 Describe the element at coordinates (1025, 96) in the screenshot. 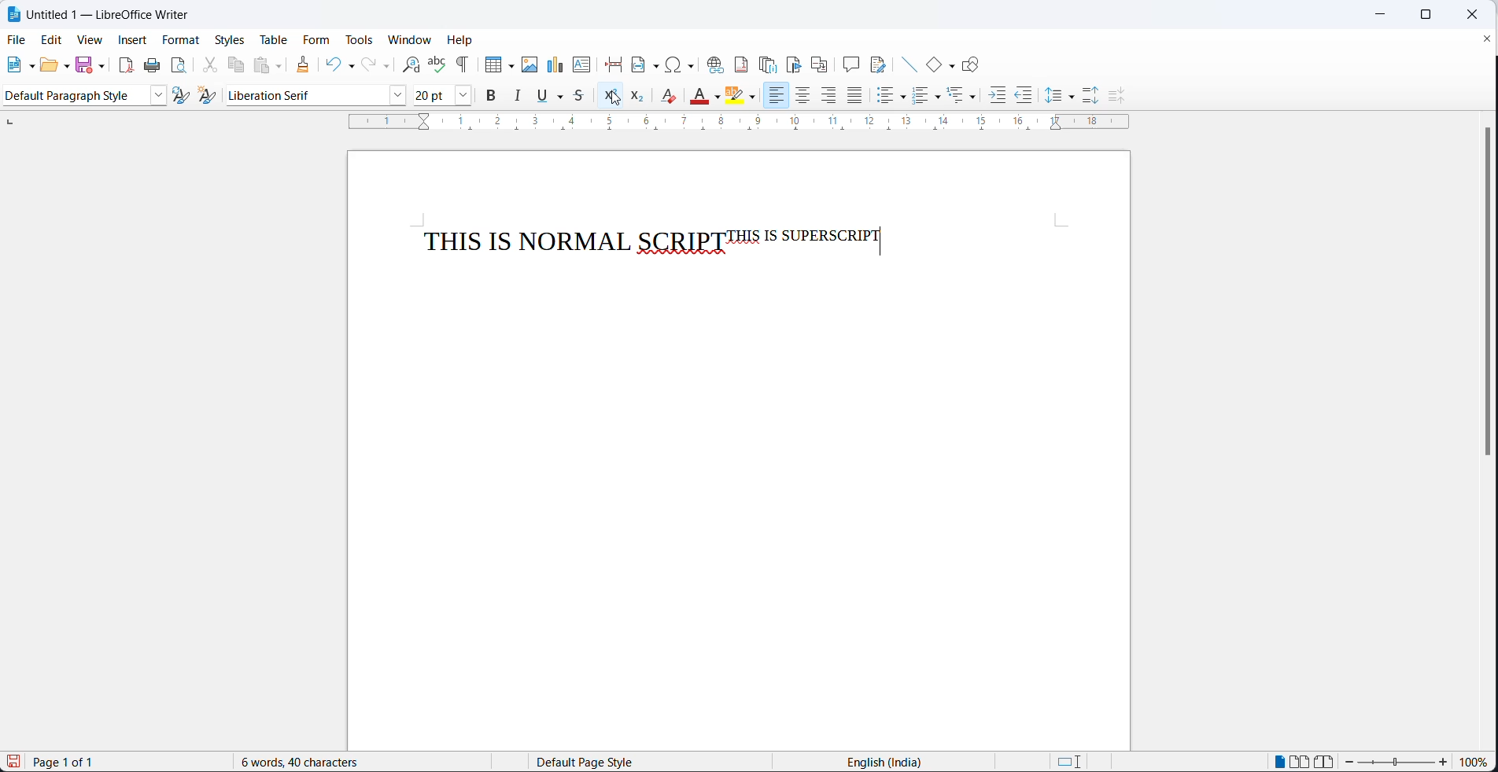

I see `decrease indent` at that location.